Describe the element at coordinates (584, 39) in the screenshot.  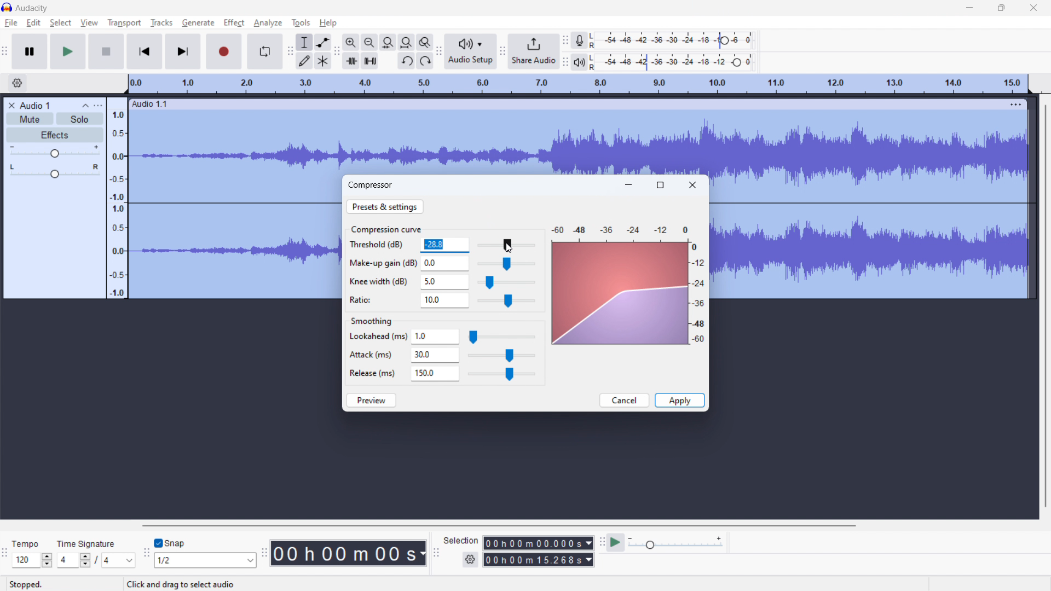
I see `recording meter` at that location.